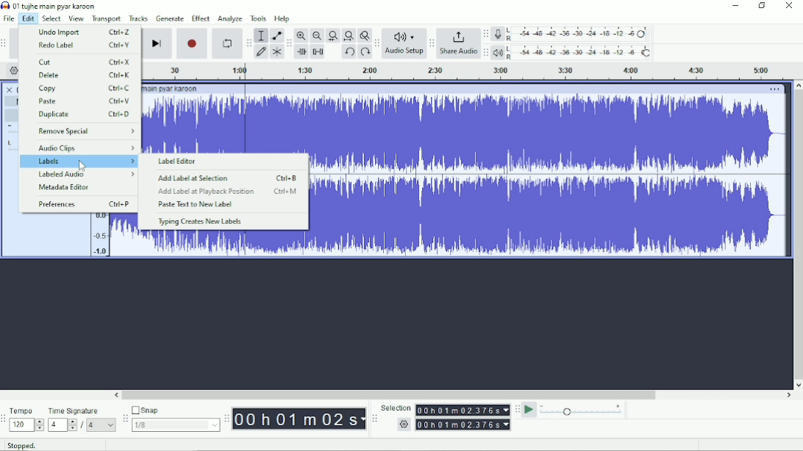  What do you see at coordinates (181, 162) in the screenshot?
I see `Label Editor` at bounding box center [181, 162].